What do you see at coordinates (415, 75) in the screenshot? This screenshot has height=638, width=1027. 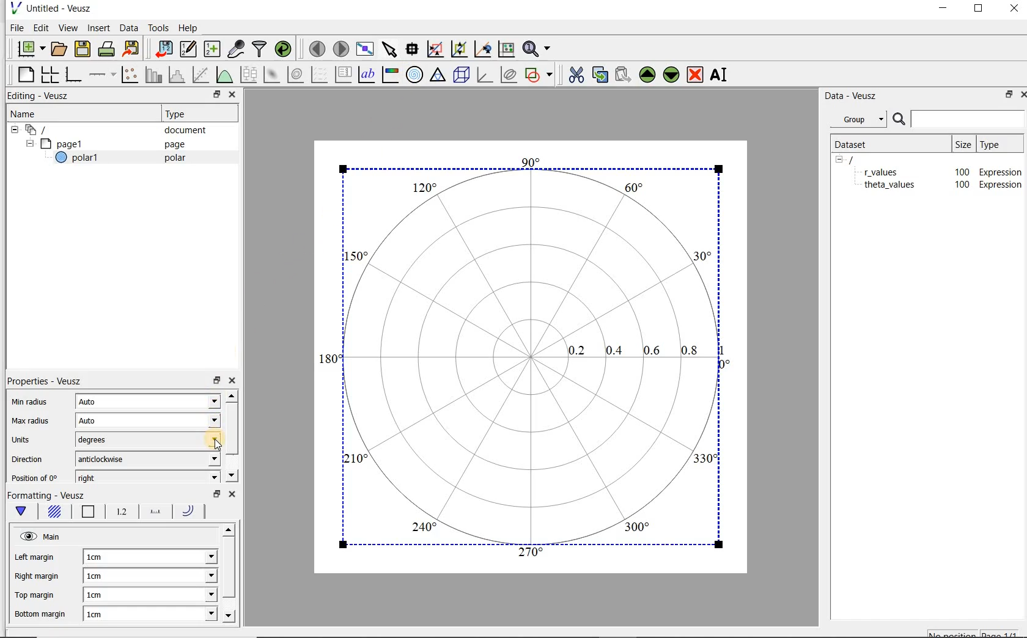 I see `polar graph` at bounding box center [415, 75].